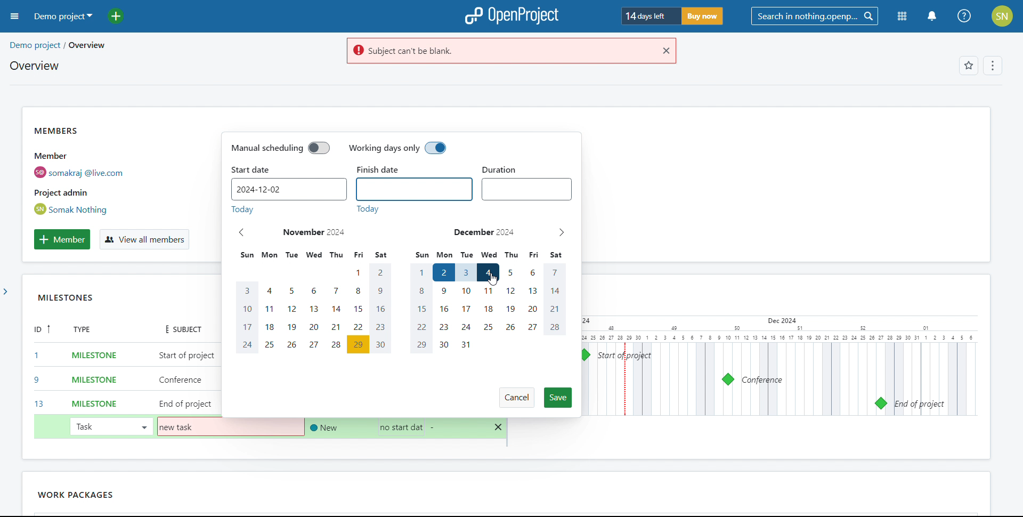  Describe the element at coordinates (188, 380) in the screenshot. I see `add subject` at that location.